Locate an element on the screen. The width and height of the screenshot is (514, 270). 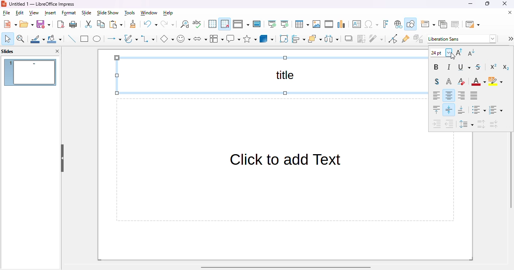
apply outline attribute to font is located at coordinates (449, 81).